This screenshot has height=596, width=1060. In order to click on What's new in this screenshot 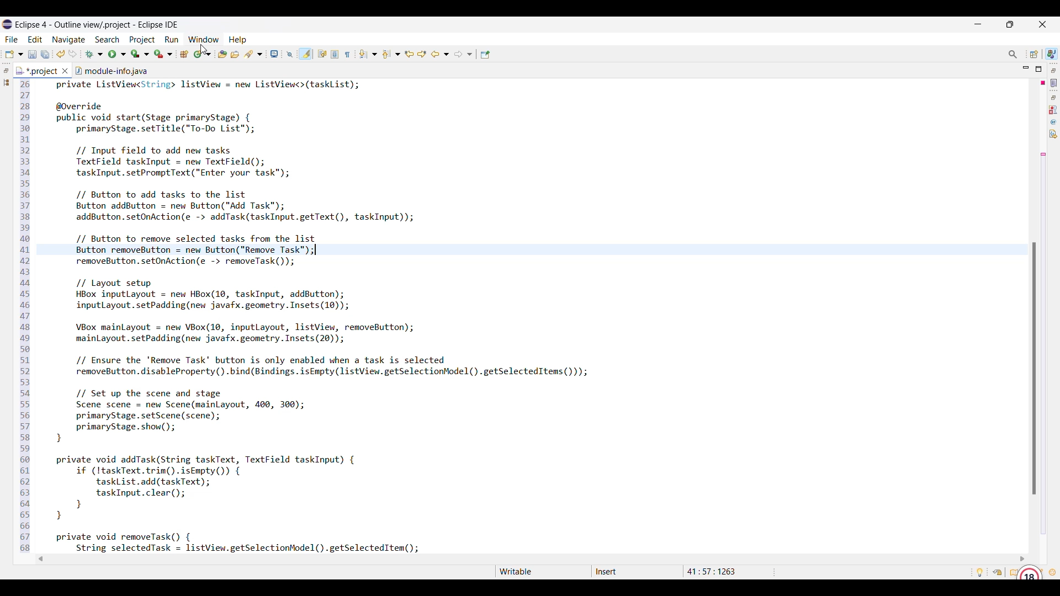, I will do `click(1052, 572)`.